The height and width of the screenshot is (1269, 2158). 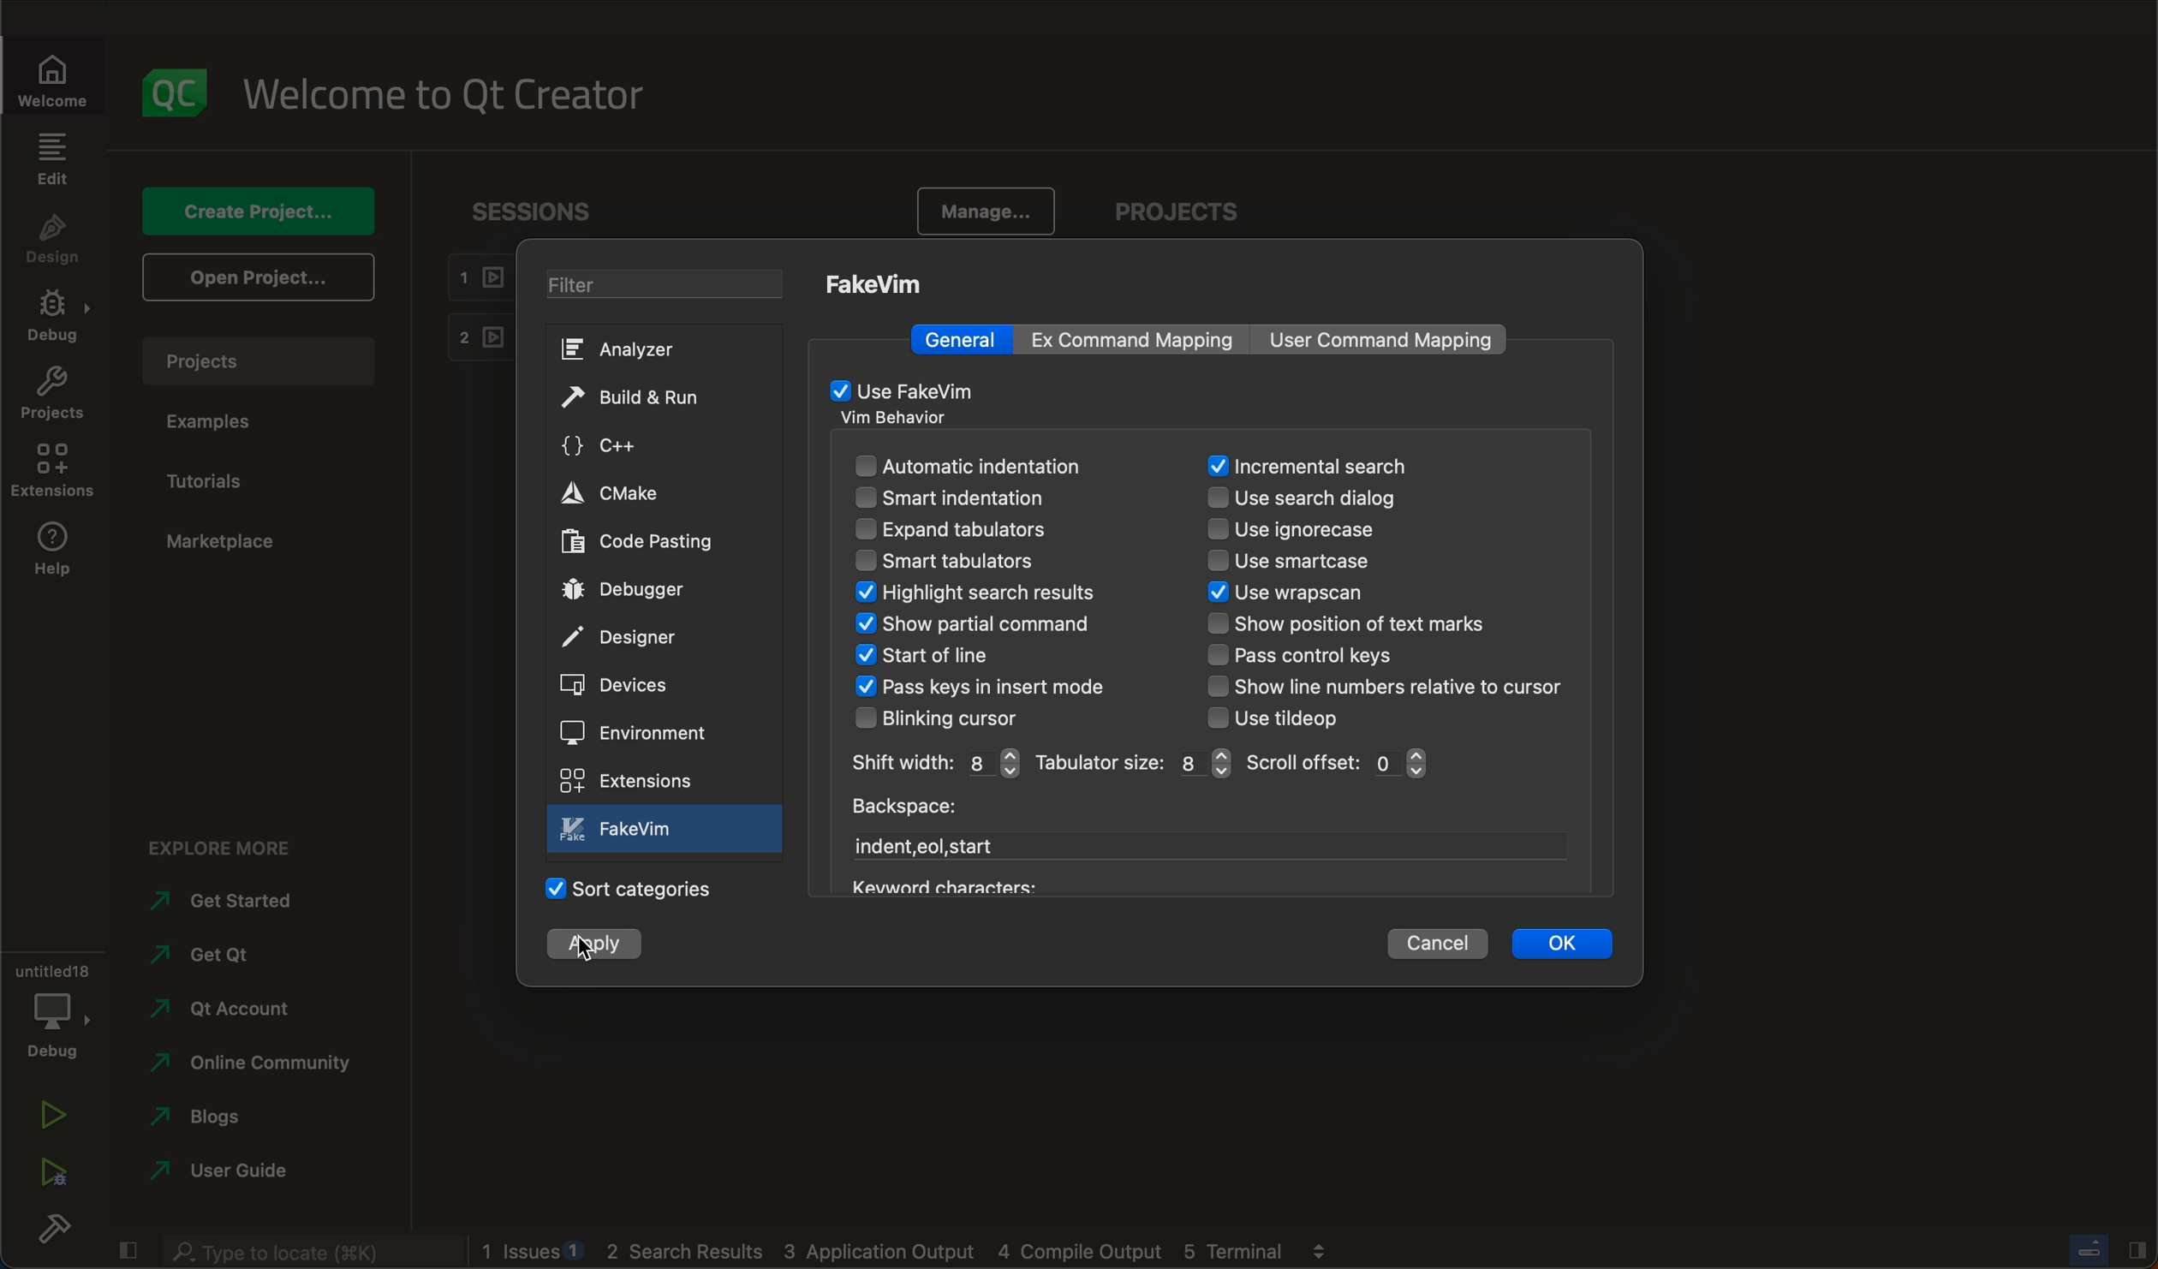 What do you see at coordinates (1307, 563) in the screenshot?
I see `smartcase` at bounding box center [1307, 563].